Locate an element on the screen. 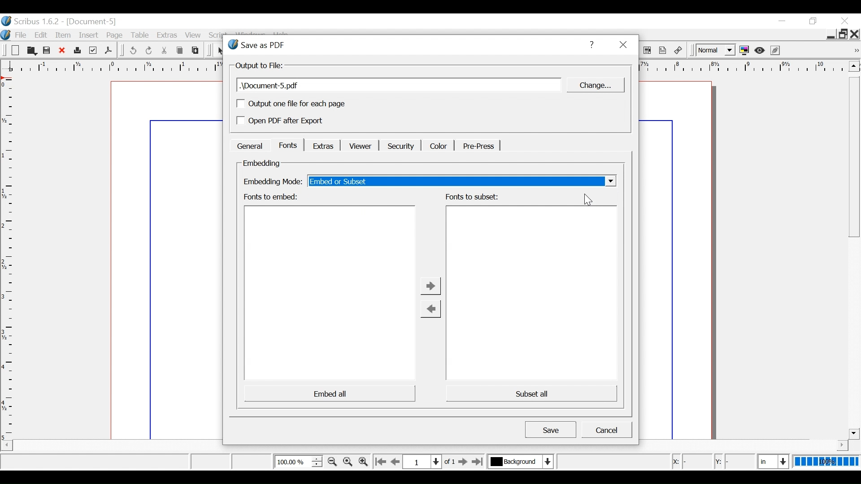 This screenshot has height=484, width=861. Fonts to subset is located at coordinates (472, 197).